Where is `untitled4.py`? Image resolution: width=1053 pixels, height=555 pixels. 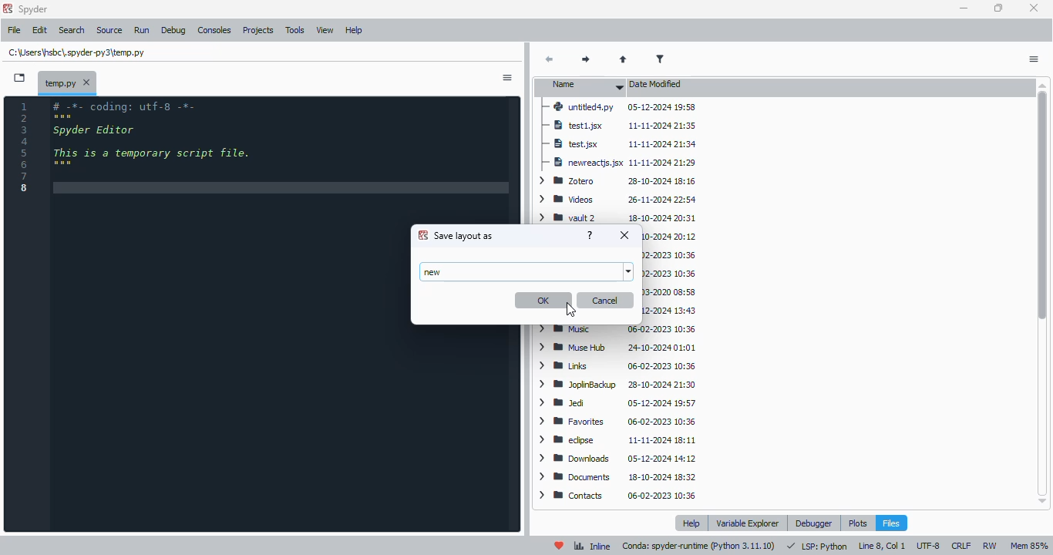 untitled4.py is located at coordinates (617, 108).